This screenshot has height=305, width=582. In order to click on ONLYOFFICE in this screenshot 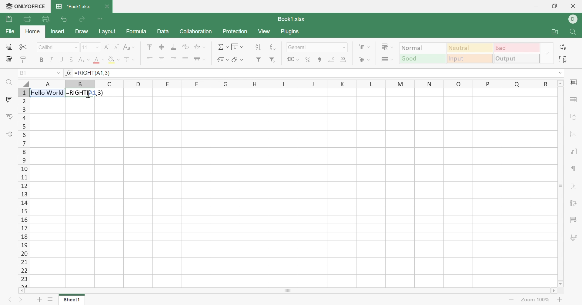, I will do `click(23, 6)`.